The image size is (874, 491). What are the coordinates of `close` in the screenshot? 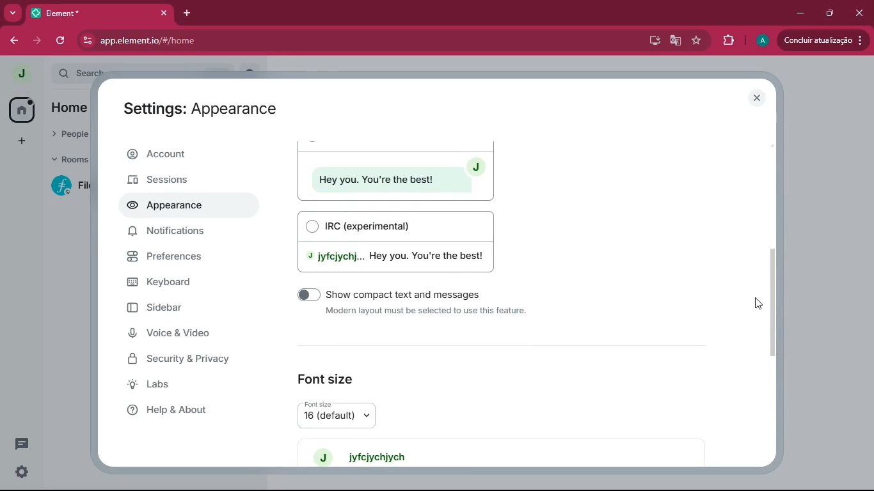 It's located at (860, 10).